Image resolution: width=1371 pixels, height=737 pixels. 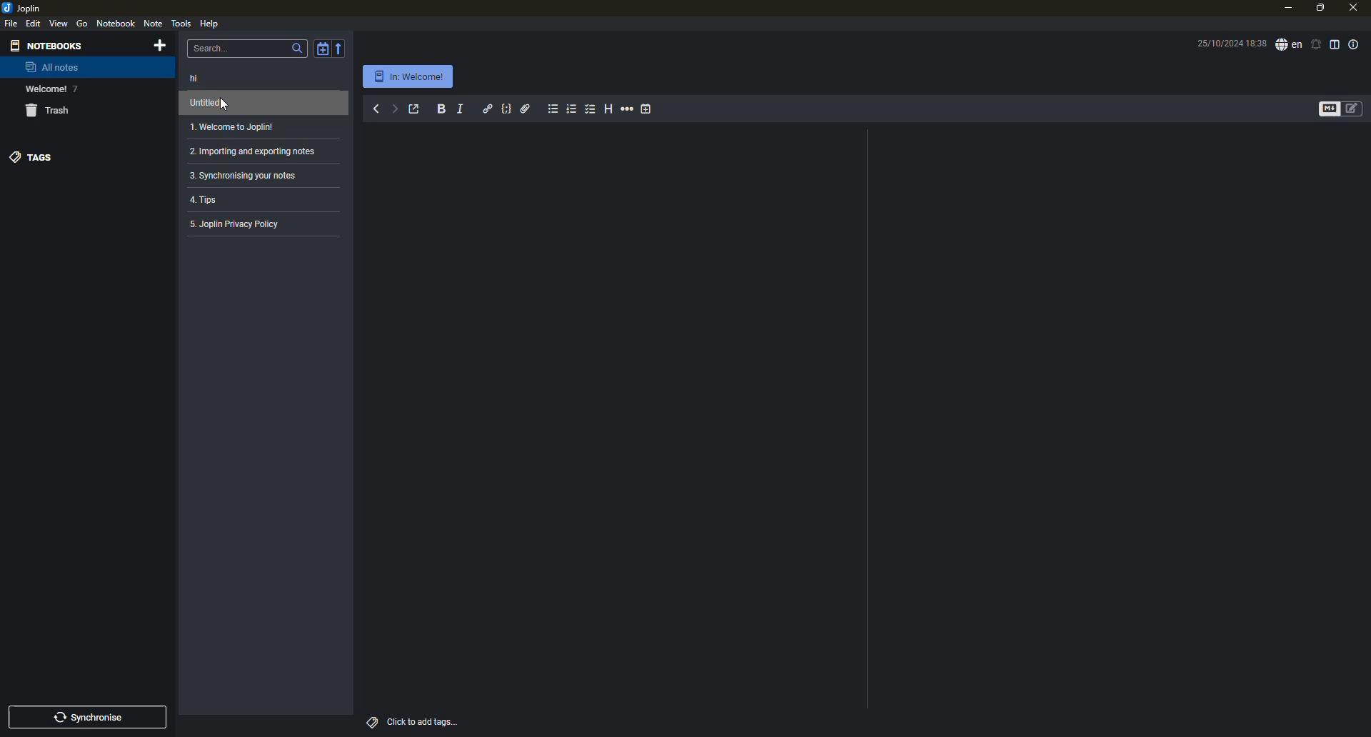 I want to click on trash, so click(x=46, y=110).